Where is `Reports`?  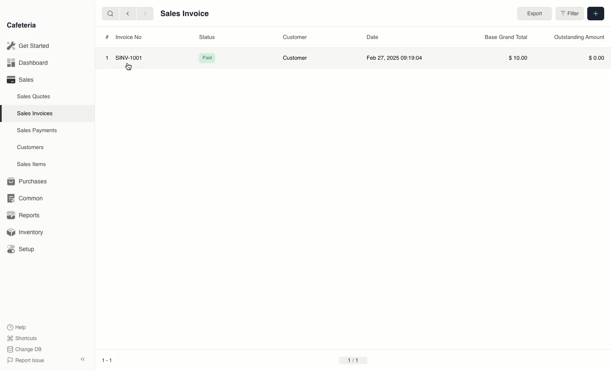
Reports is located at coordinates (23, 214).